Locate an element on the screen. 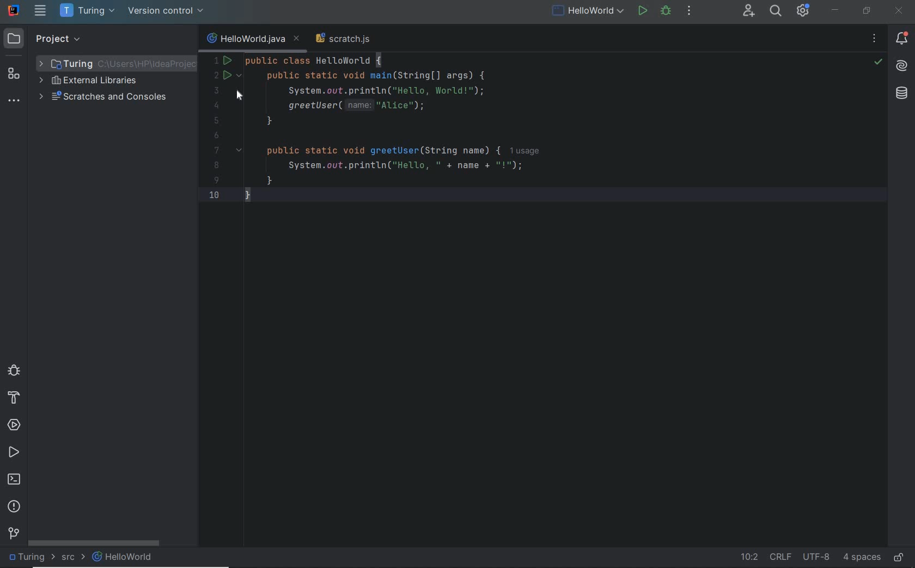 This screenshot has height=568, width=915. notifications is located at coordinates (902, 38).